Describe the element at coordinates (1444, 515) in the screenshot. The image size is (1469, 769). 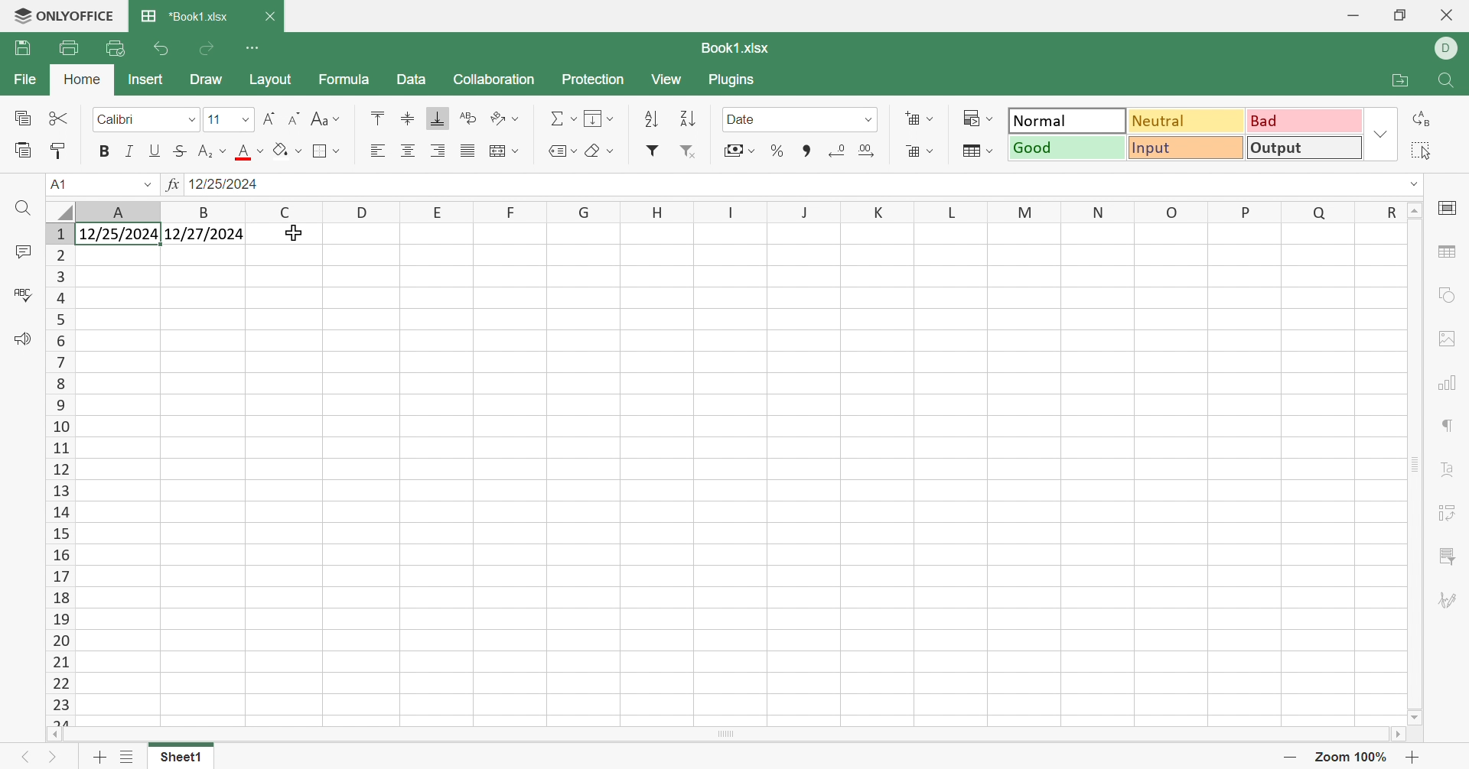
I see `Pivot table settings` at that location.